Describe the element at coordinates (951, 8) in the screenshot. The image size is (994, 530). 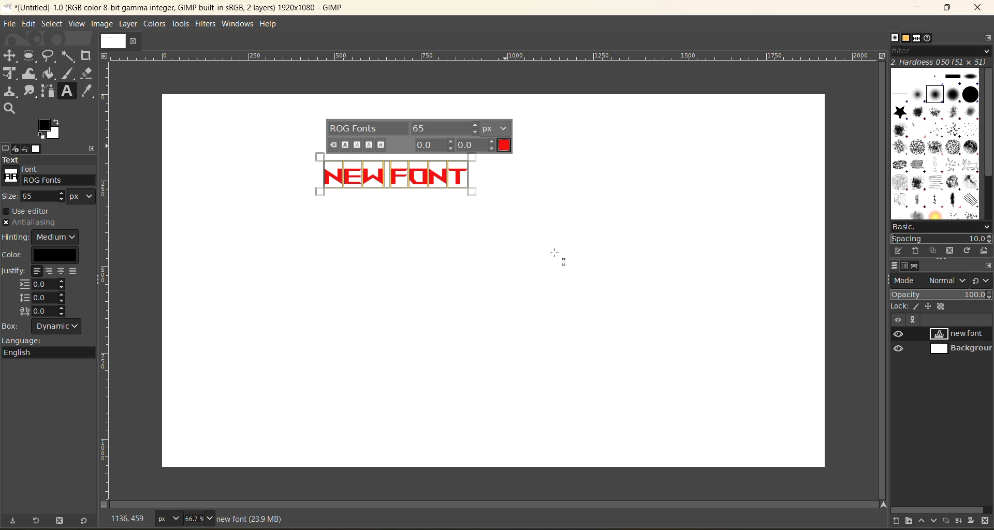
I see `maximize` at that location.